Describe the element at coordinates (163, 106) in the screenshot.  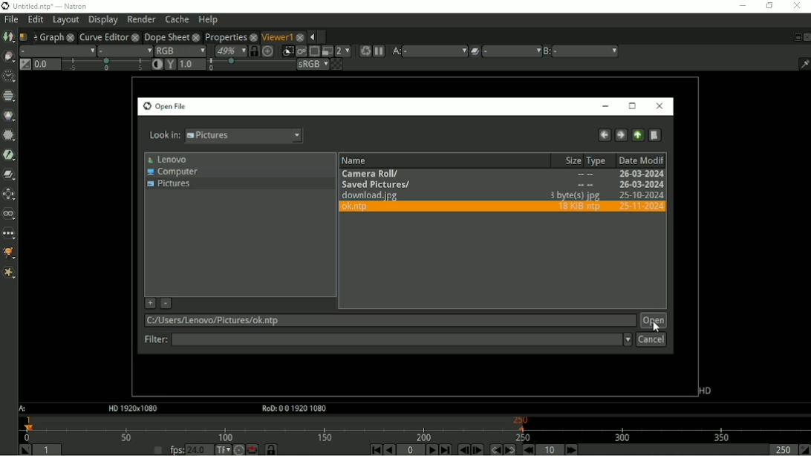
I see `Open File` at that location.